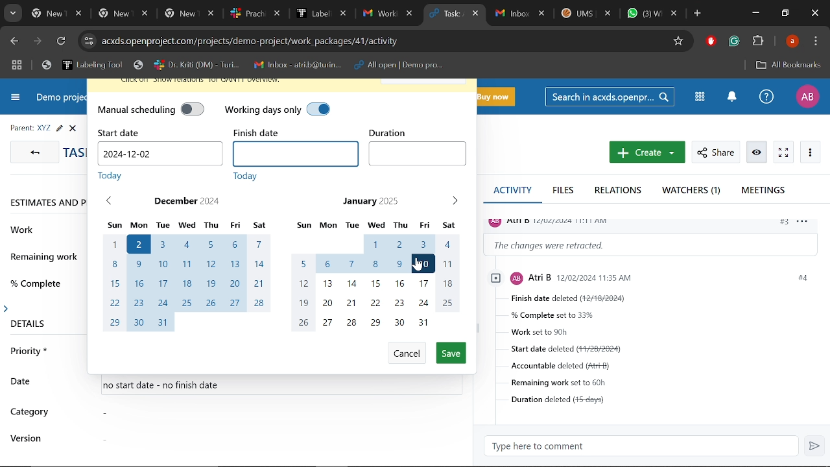  Describe the element at coordinates (392, 132) in the screenshot. I see `duration` at that location.